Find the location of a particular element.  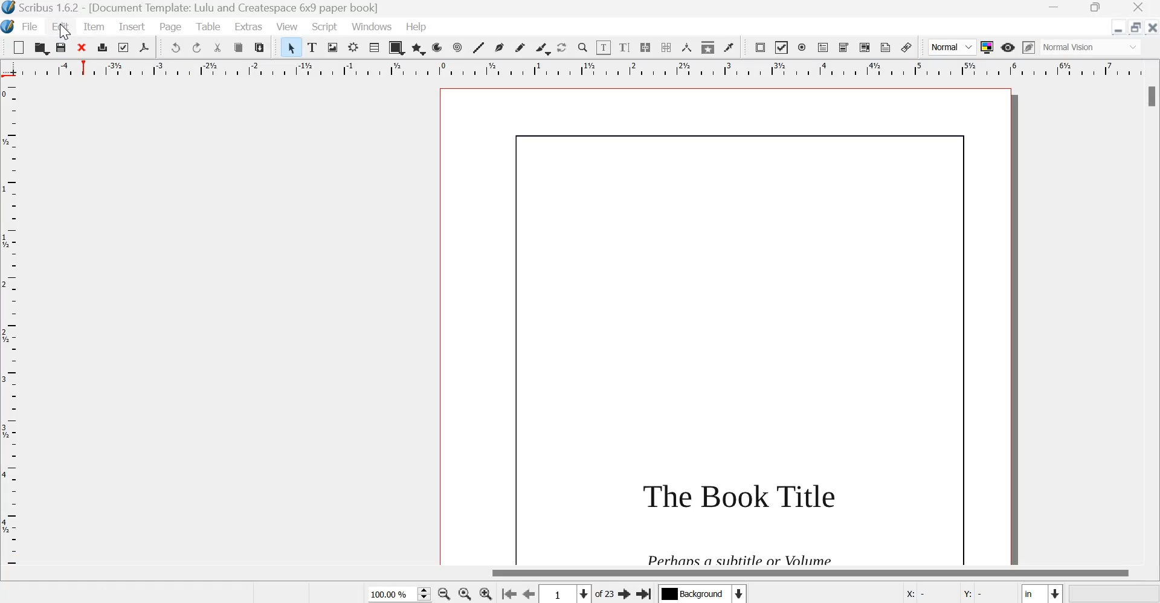

View is located at coordinates (286, 26).